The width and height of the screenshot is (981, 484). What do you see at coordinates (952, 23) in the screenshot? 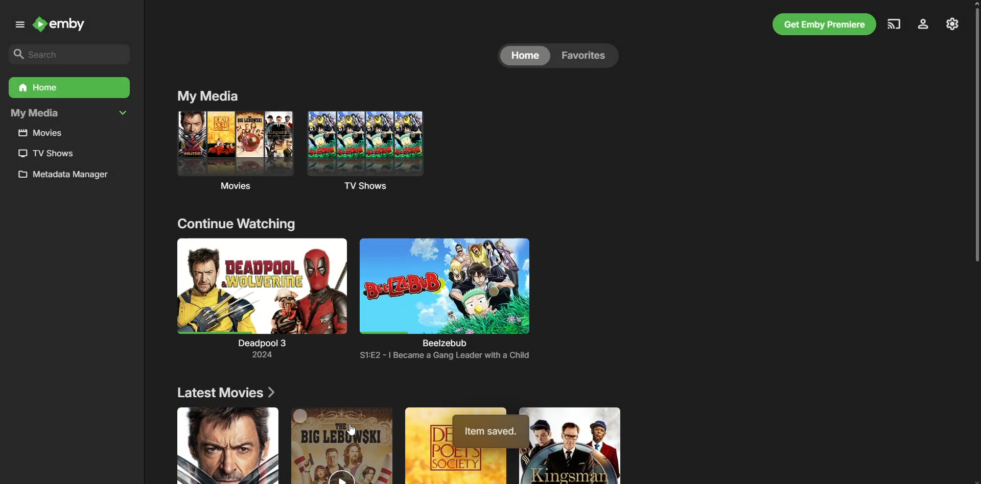
I see `Settings` at bounding box center [952, 23].